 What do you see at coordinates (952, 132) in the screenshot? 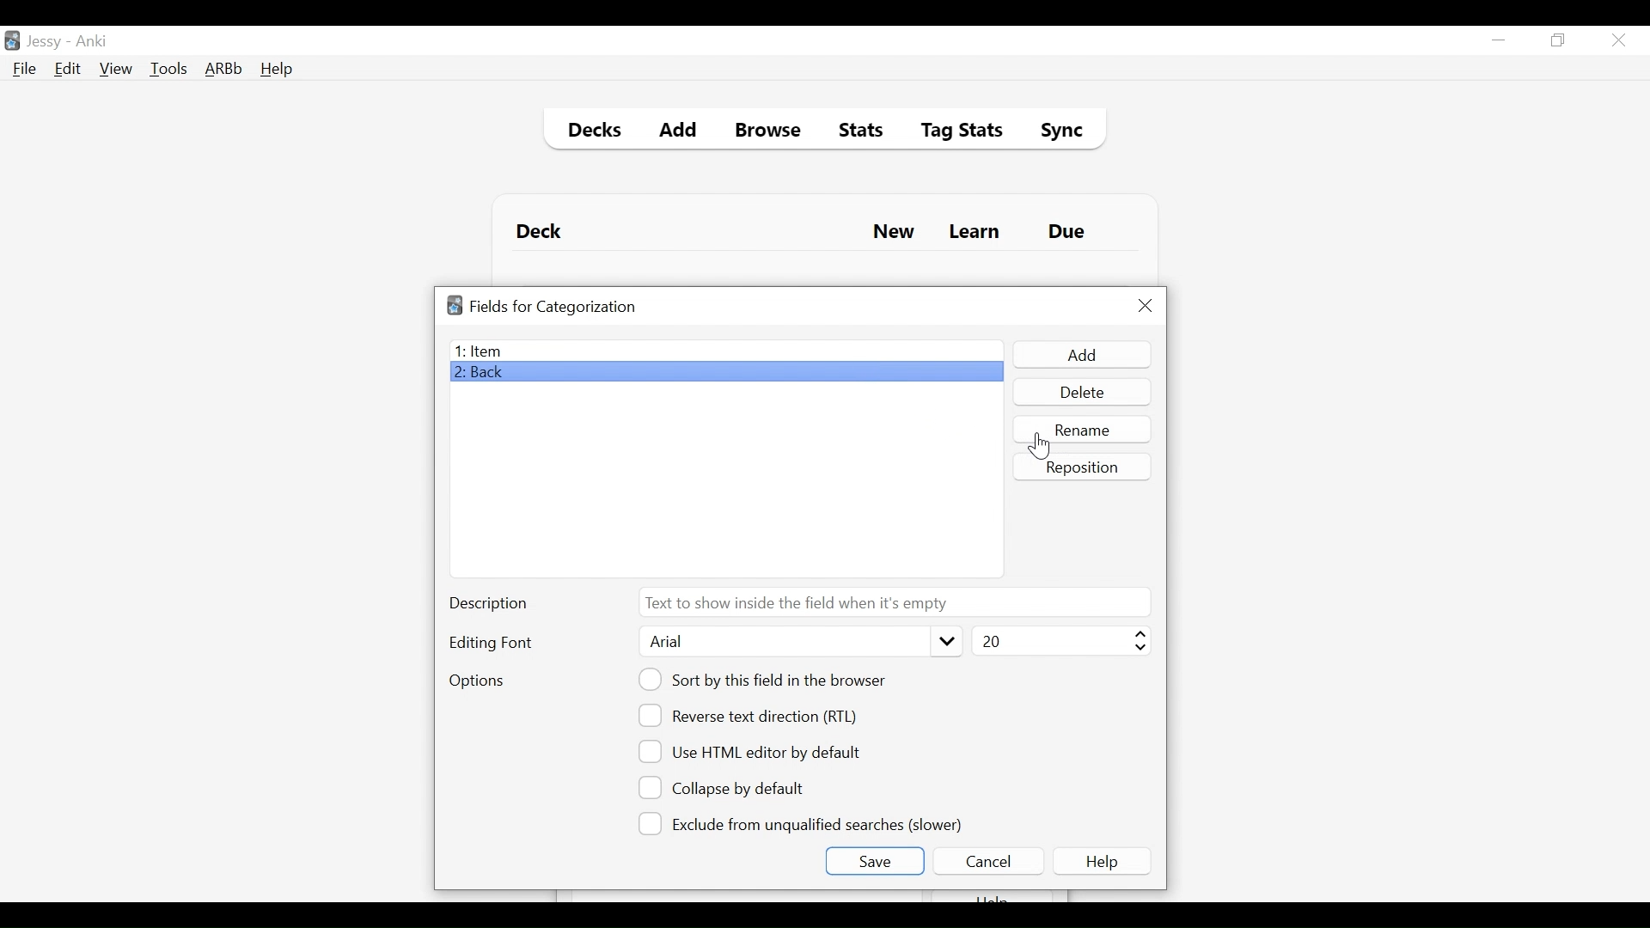
I see `Tag Stats` at bounding box center [952, 132].